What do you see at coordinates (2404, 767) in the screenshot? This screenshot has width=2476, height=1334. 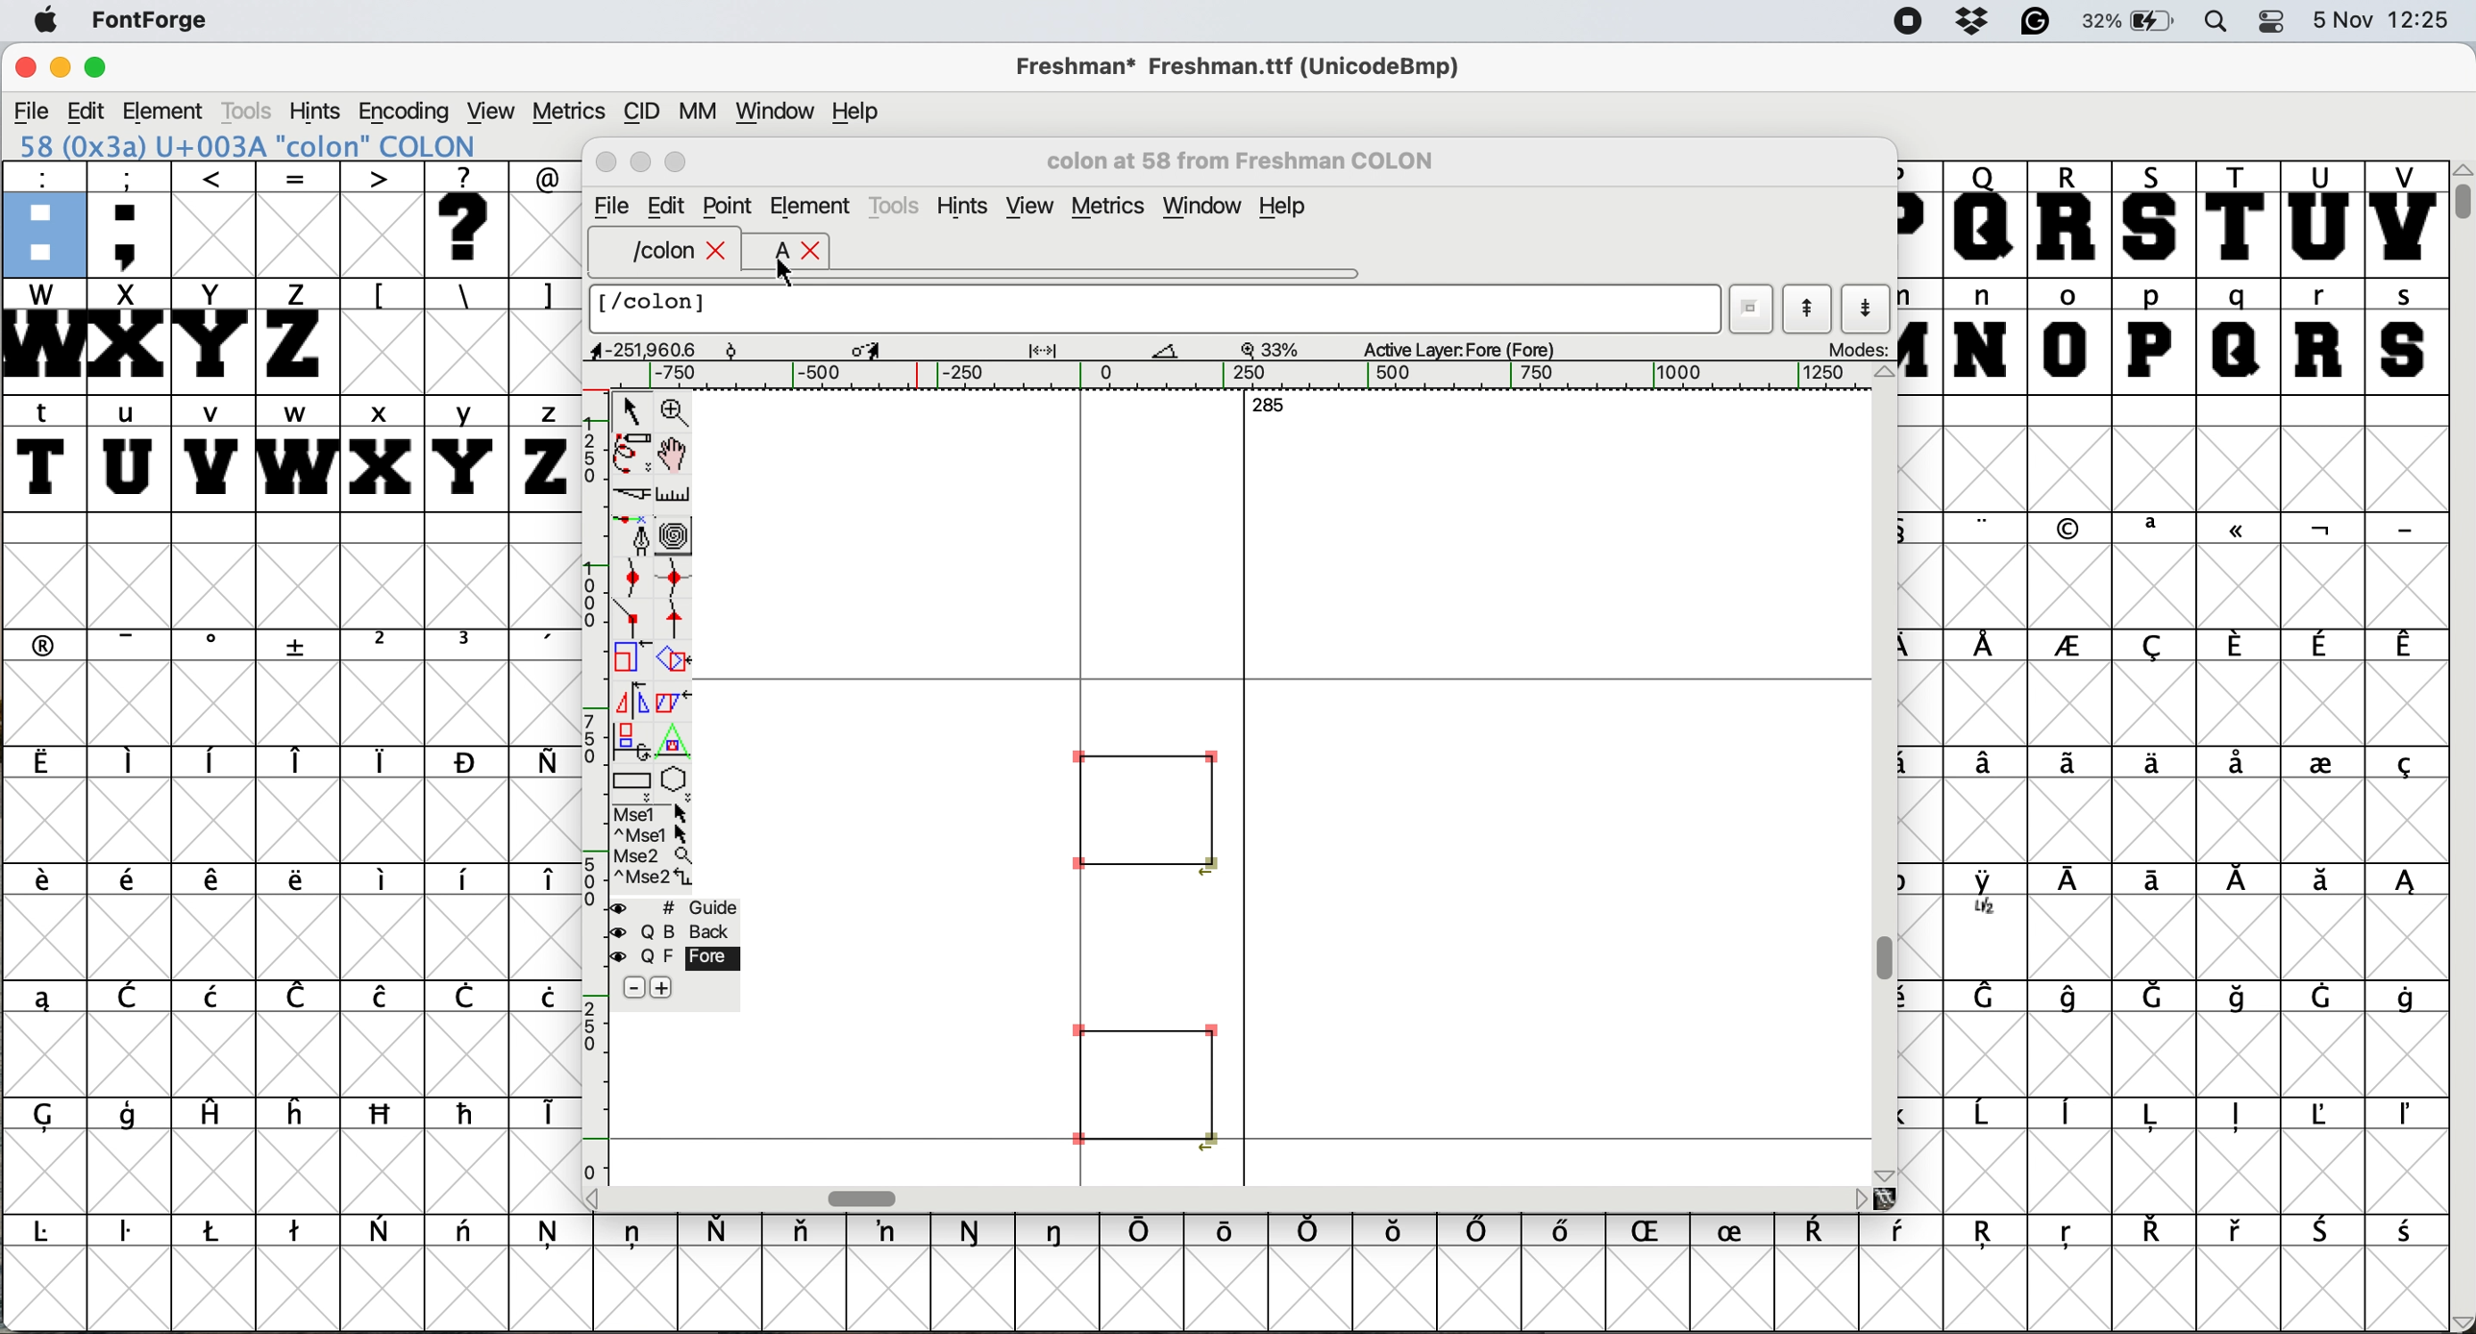 I see `symbol` at bounding box center [2404, 767].